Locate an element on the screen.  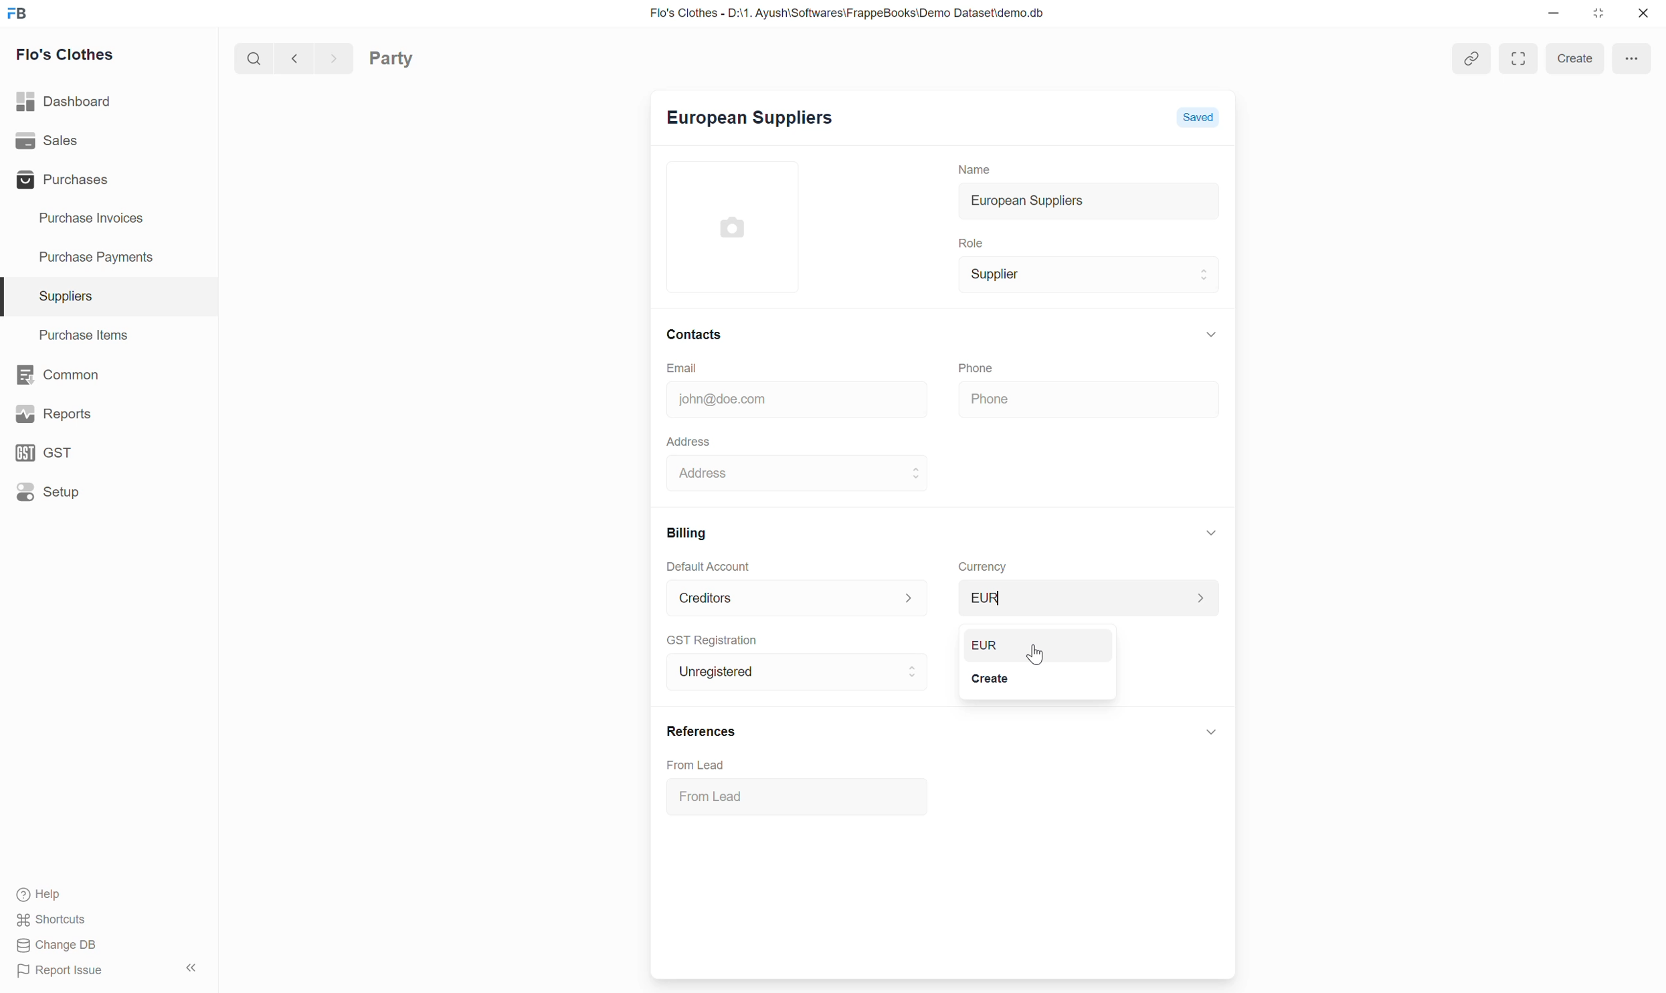
close is located at coordinates (1643, 15).